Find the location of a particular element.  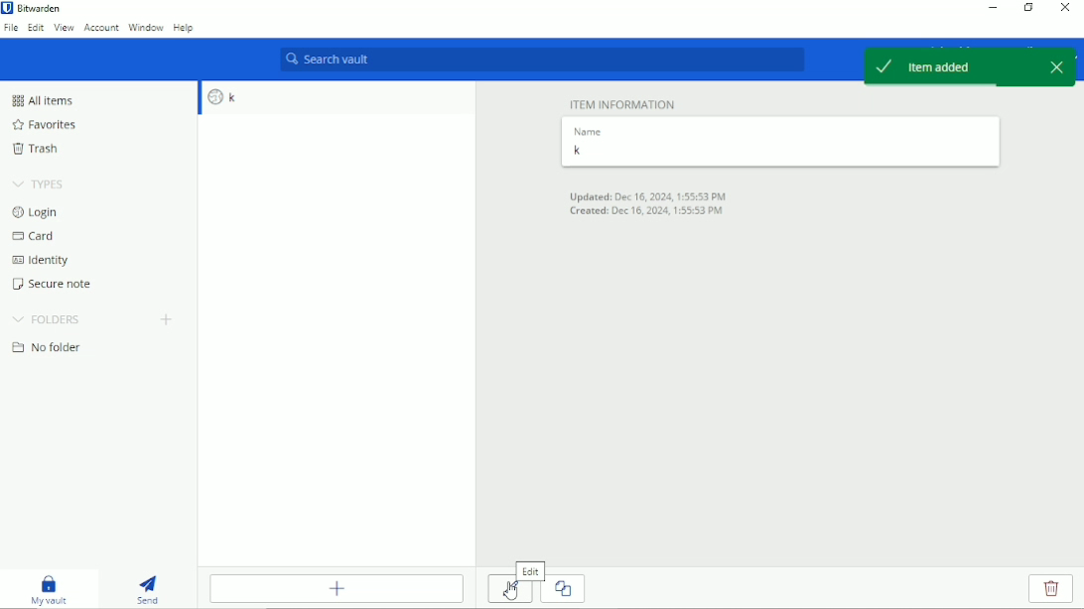

Restore down is located at coordinates (1029, 8).